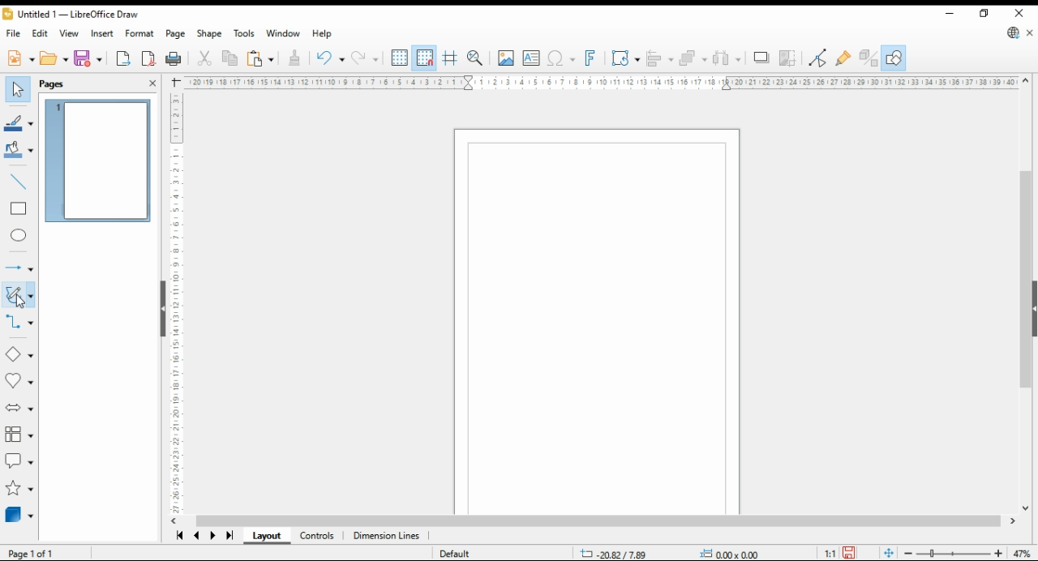  I want to click on save, so click(89, 59).